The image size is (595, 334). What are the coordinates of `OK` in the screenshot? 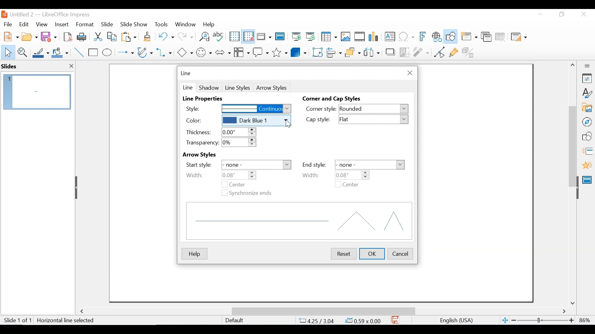 It's located at (372, 254).